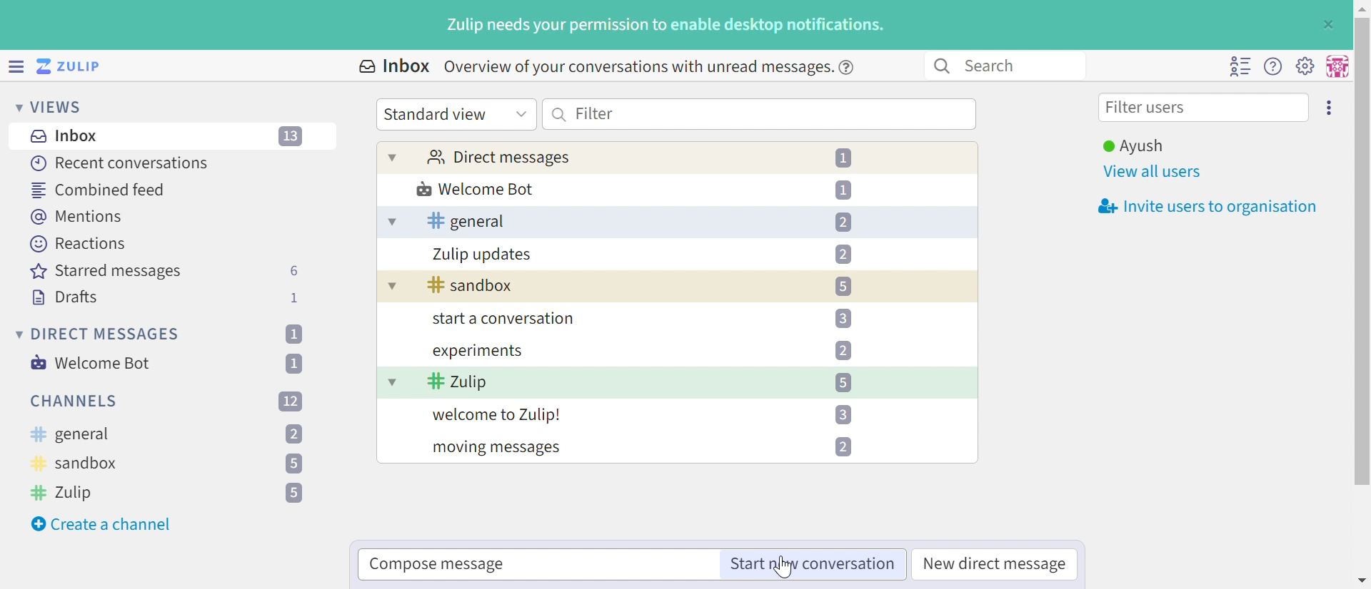 This screenshot has width=1371, height=589. Describe the element at coordinates (843, 287) in the screenshot. I see `5` at that location.